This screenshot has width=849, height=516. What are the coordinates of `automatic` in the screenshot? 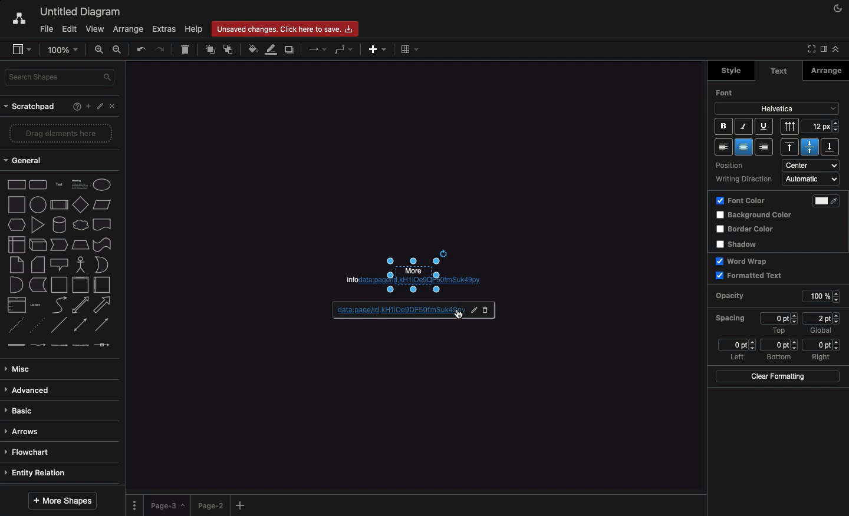 It's located at (812, 179).